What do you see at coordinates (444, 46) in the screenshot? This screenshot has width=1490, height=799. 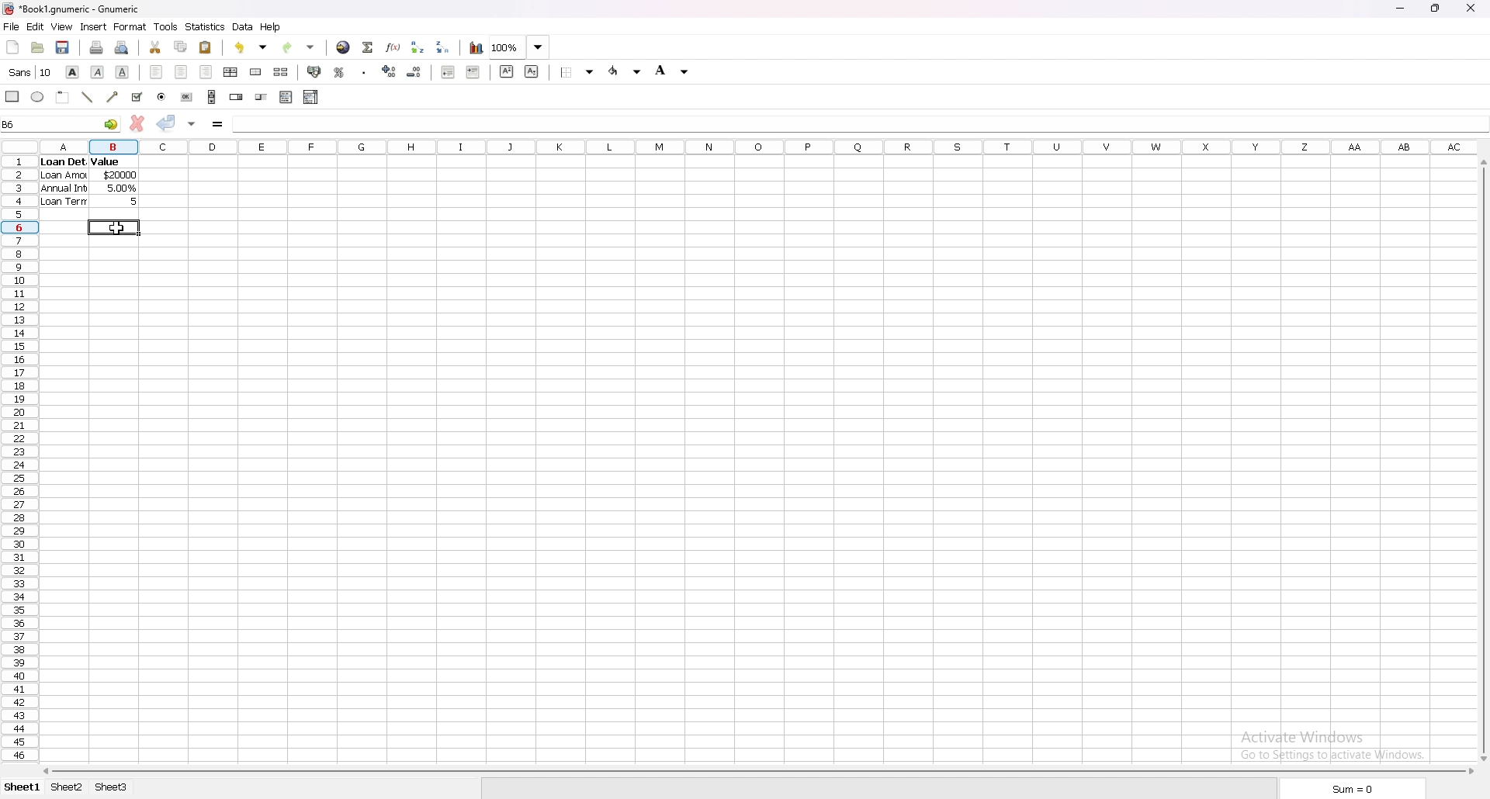 I see `sort descending` at bounding box center [444, 46].